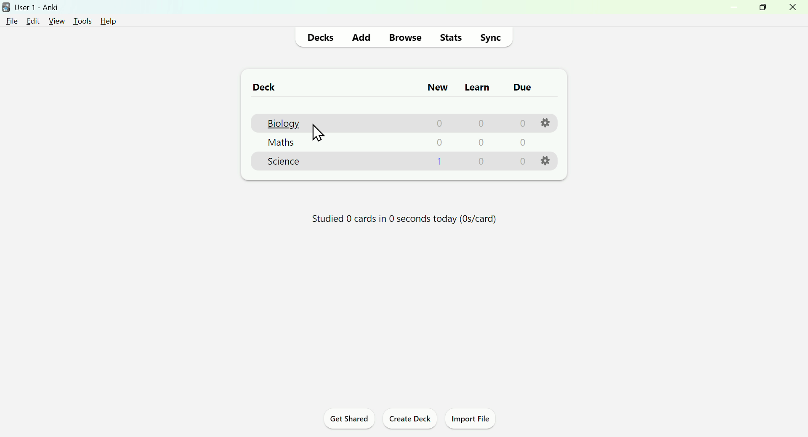 This screenshot has width=808, height=437. Describe the element at coordinates (350, 420) in the screenshot. I see `Get Shared` at that location.